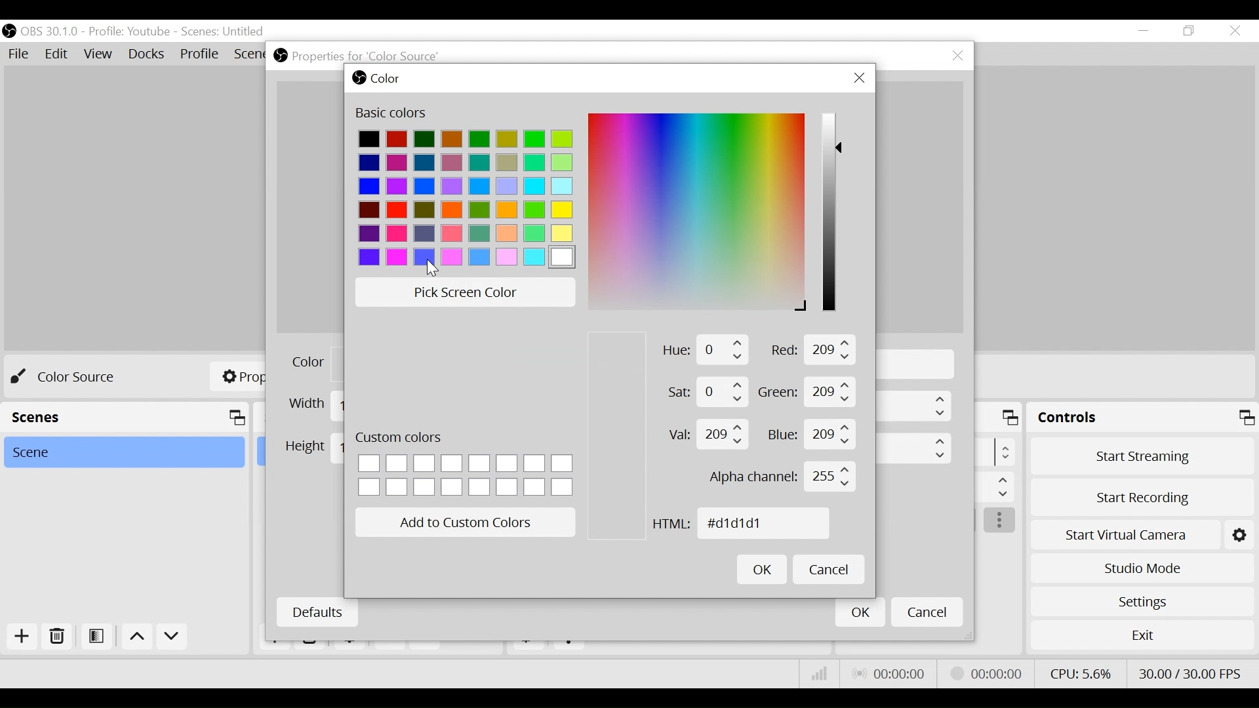 The width and height of the screenshot is (1259, 708). Describe the element at coordinates (433, 267) in the screenshot. I see `Cursor ` at that location.